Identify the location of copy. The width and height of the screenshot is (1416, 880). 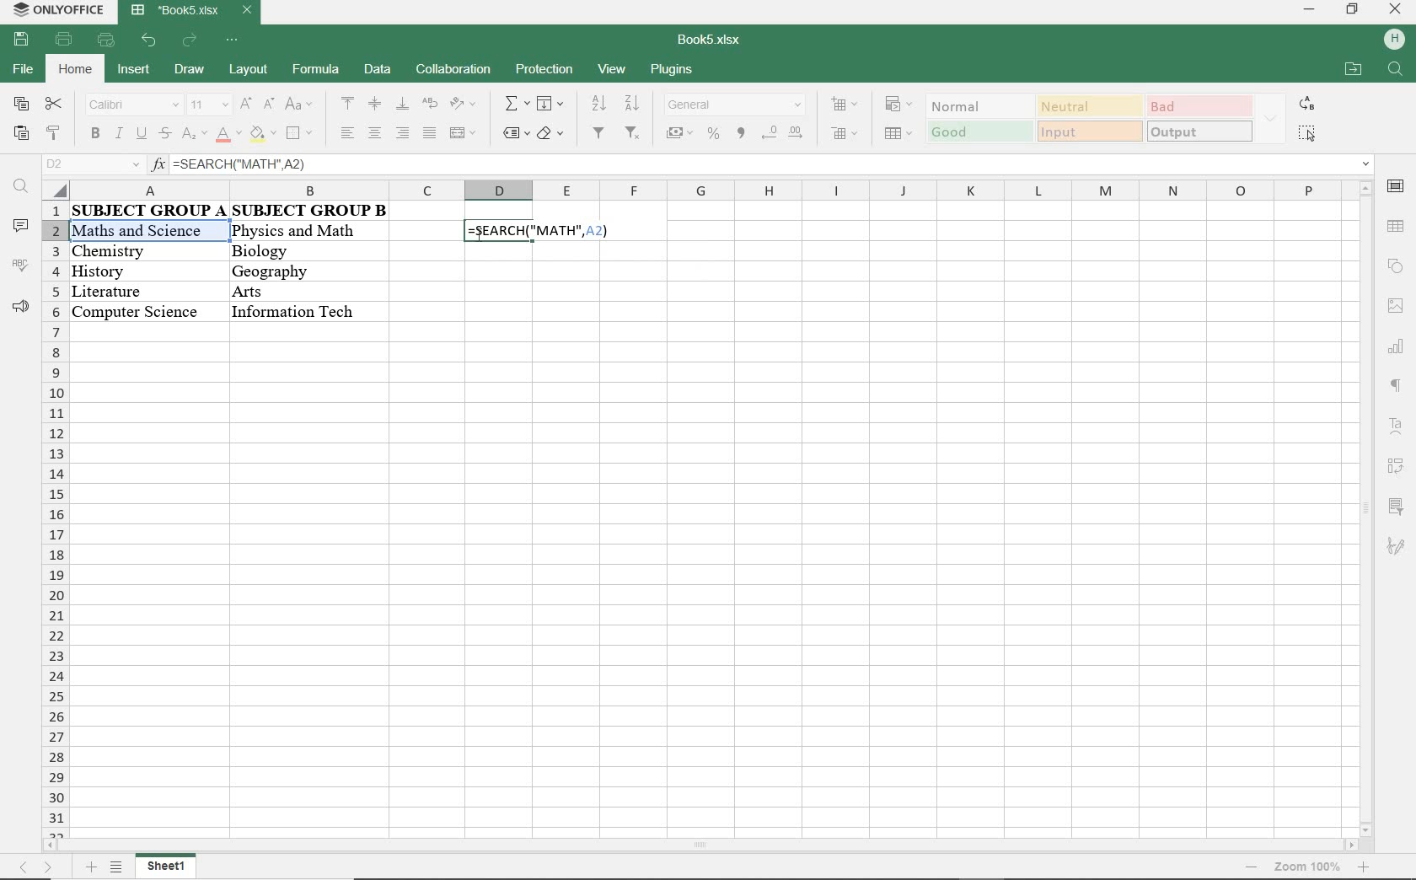
(21, 103).